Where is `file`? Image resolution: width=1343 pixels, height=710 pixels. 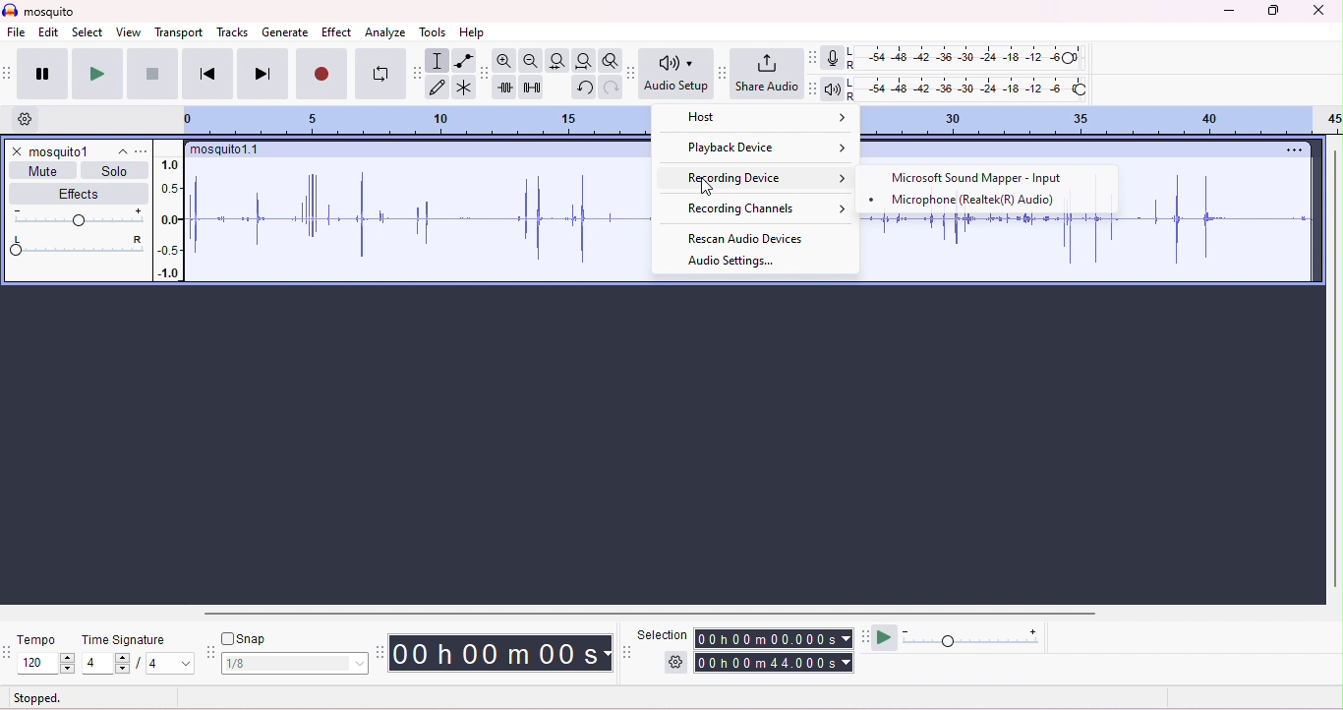 file is located at coordinates (17, 33).